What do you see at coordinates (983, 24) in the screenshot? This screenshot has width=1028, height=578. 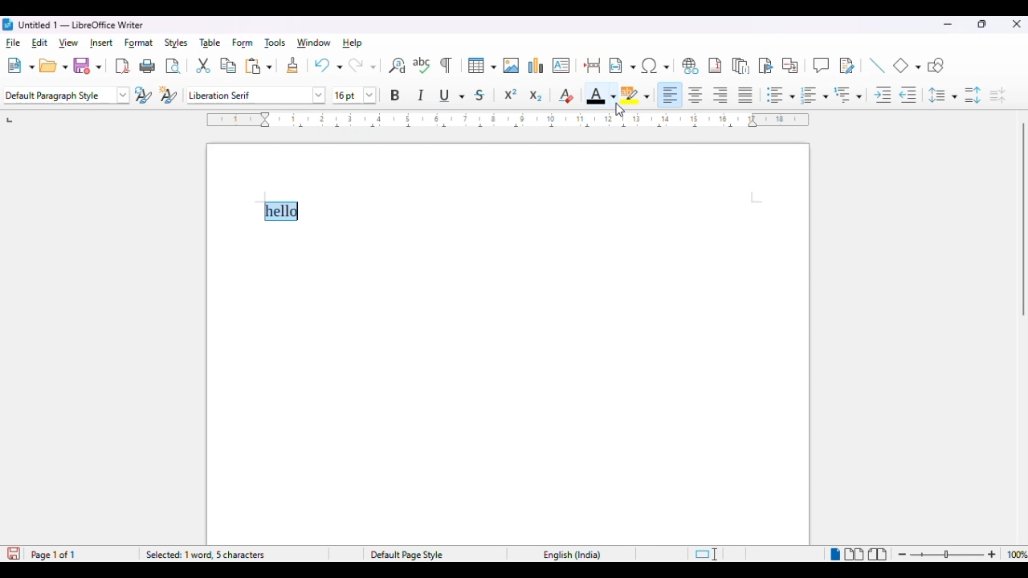 I see `maximize` at bounding box center [983, 24].